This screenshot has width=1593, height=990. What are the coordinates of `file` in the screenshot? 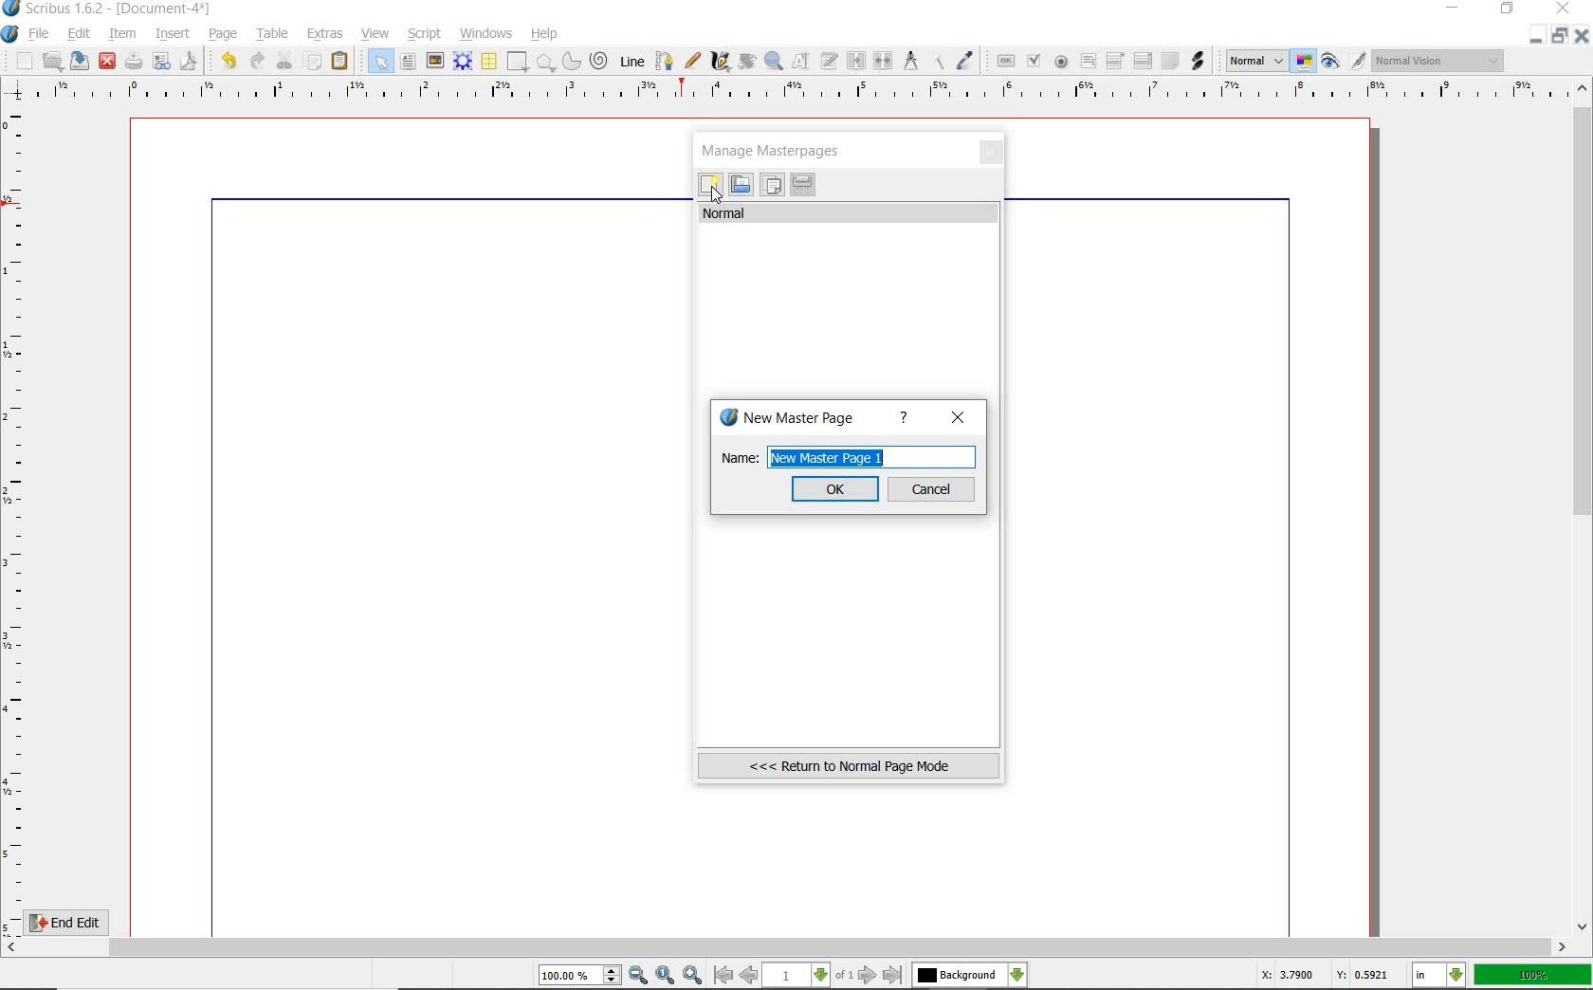 It's located at (40, 34).